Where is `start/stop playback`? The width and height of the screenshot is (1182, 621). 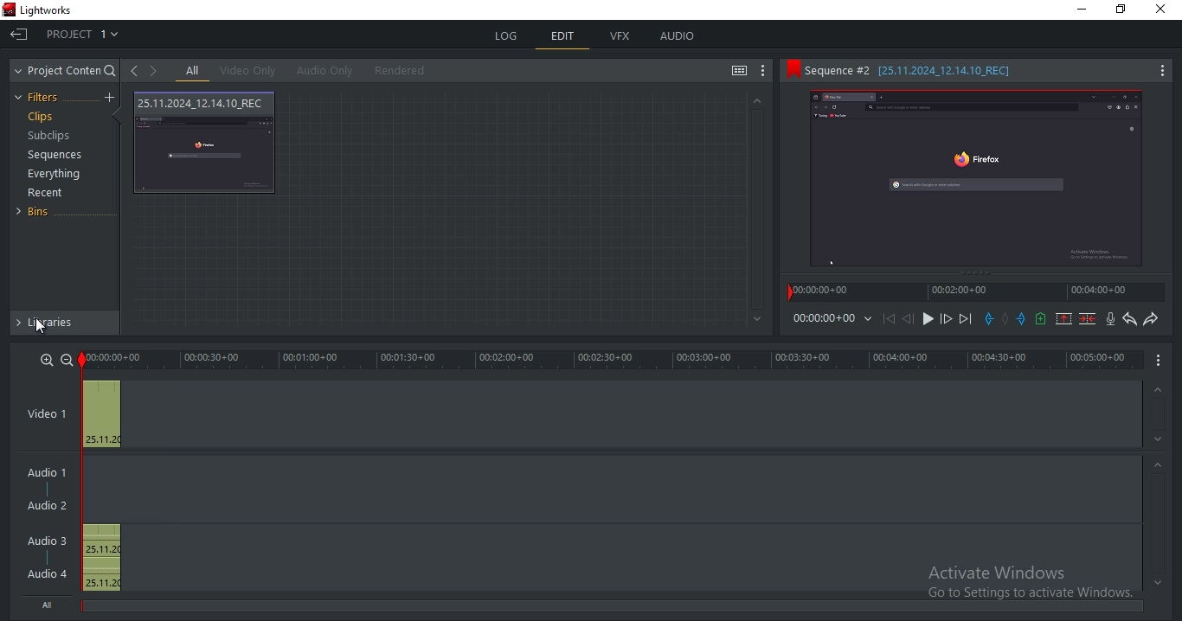 start/stop playback is located at coordinates (928, 319).